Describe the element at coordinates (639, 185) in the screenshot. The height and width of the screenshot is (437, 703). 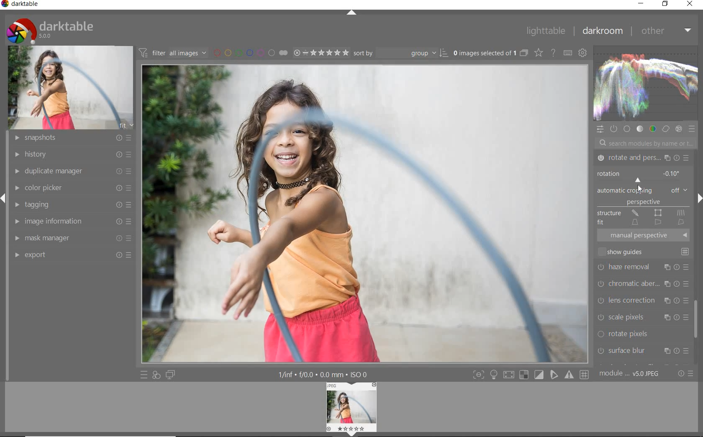
I see `CURSOR POSITION` at that location.